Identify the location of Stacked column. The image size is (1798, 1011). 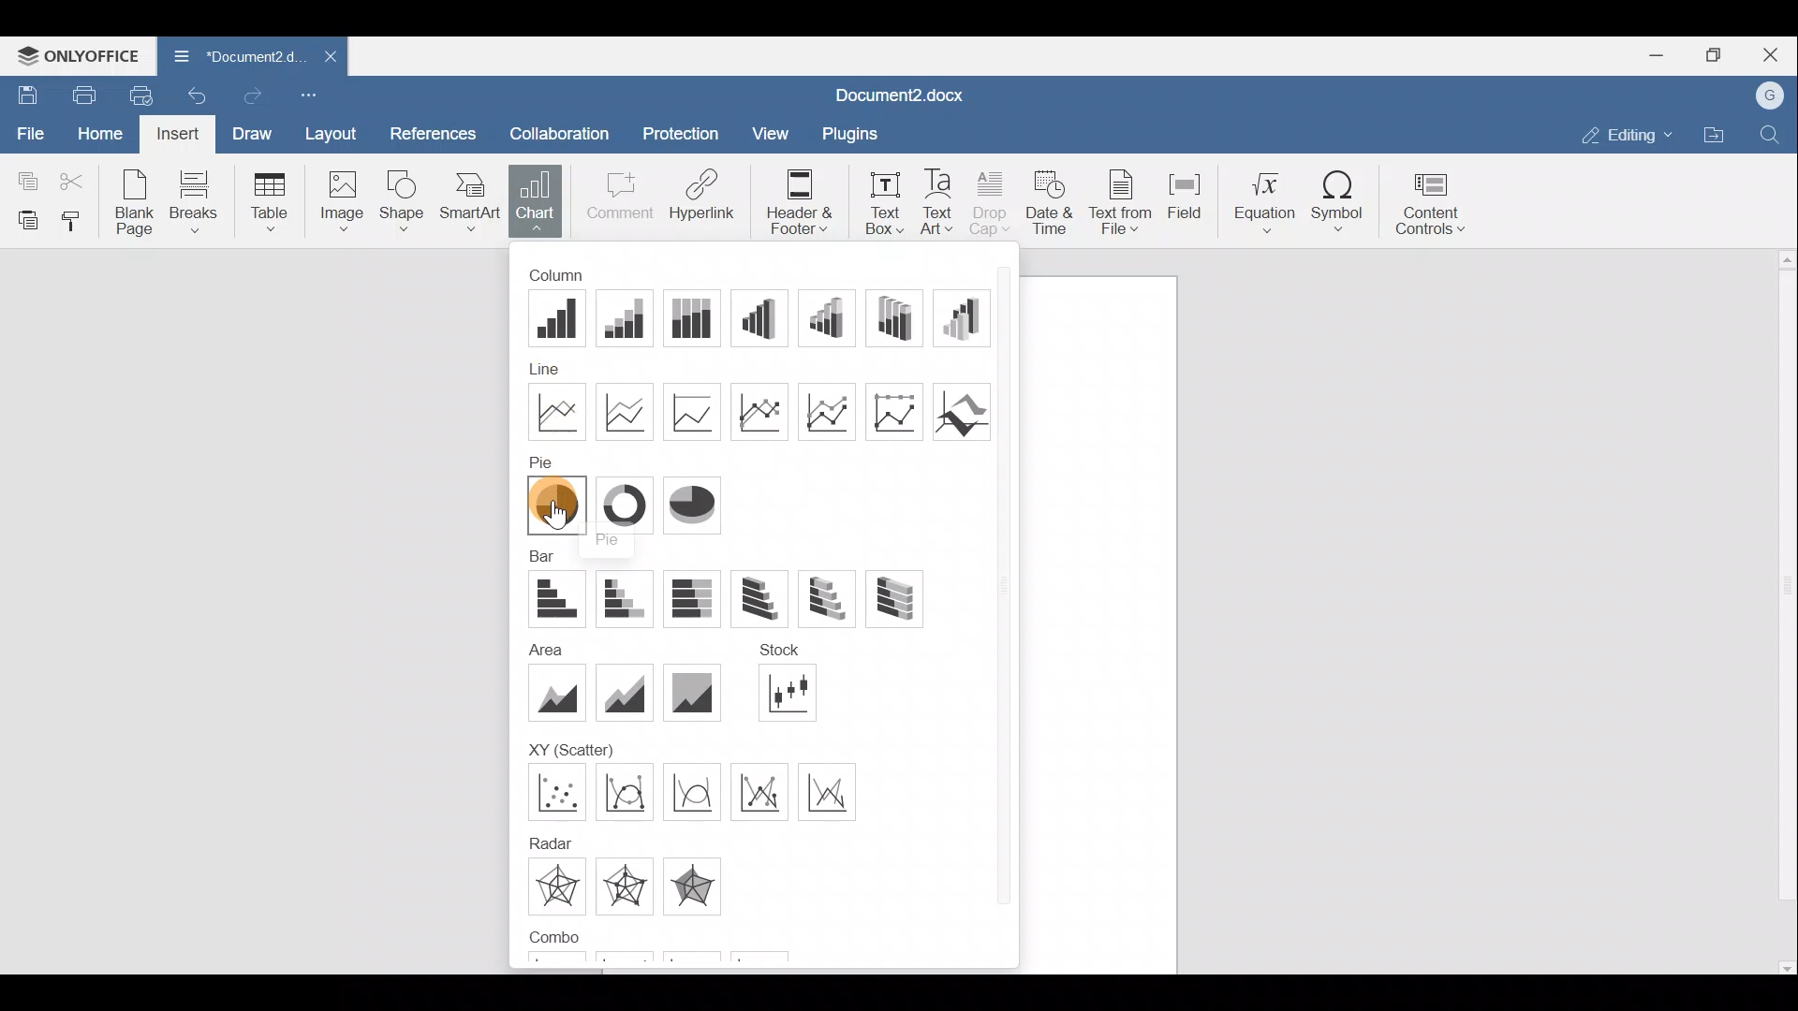
(622, 316).